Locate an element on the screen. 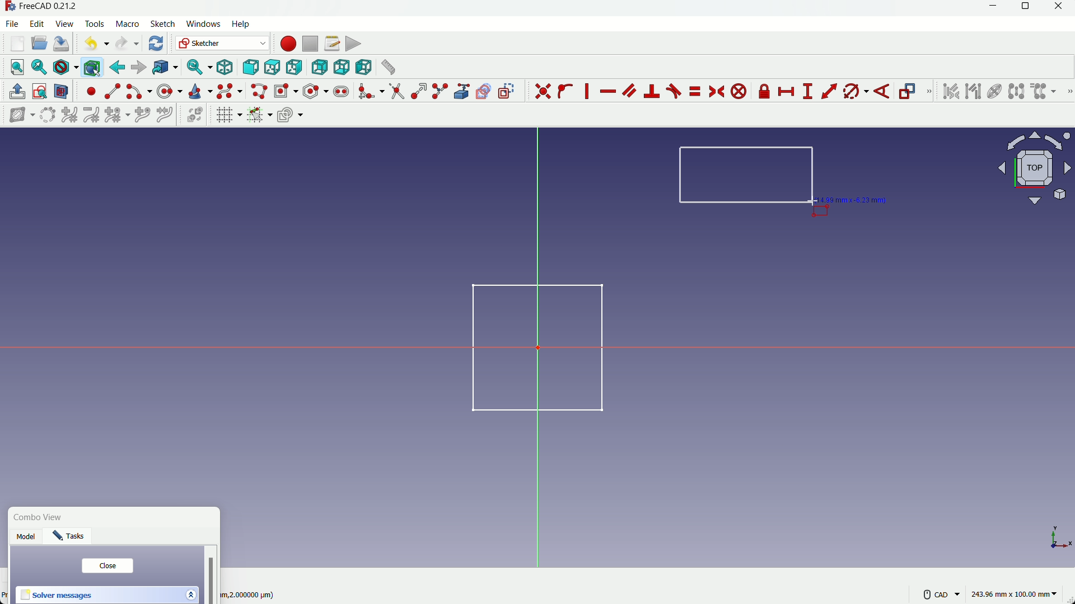  create line is located at coordinates (113, 91).